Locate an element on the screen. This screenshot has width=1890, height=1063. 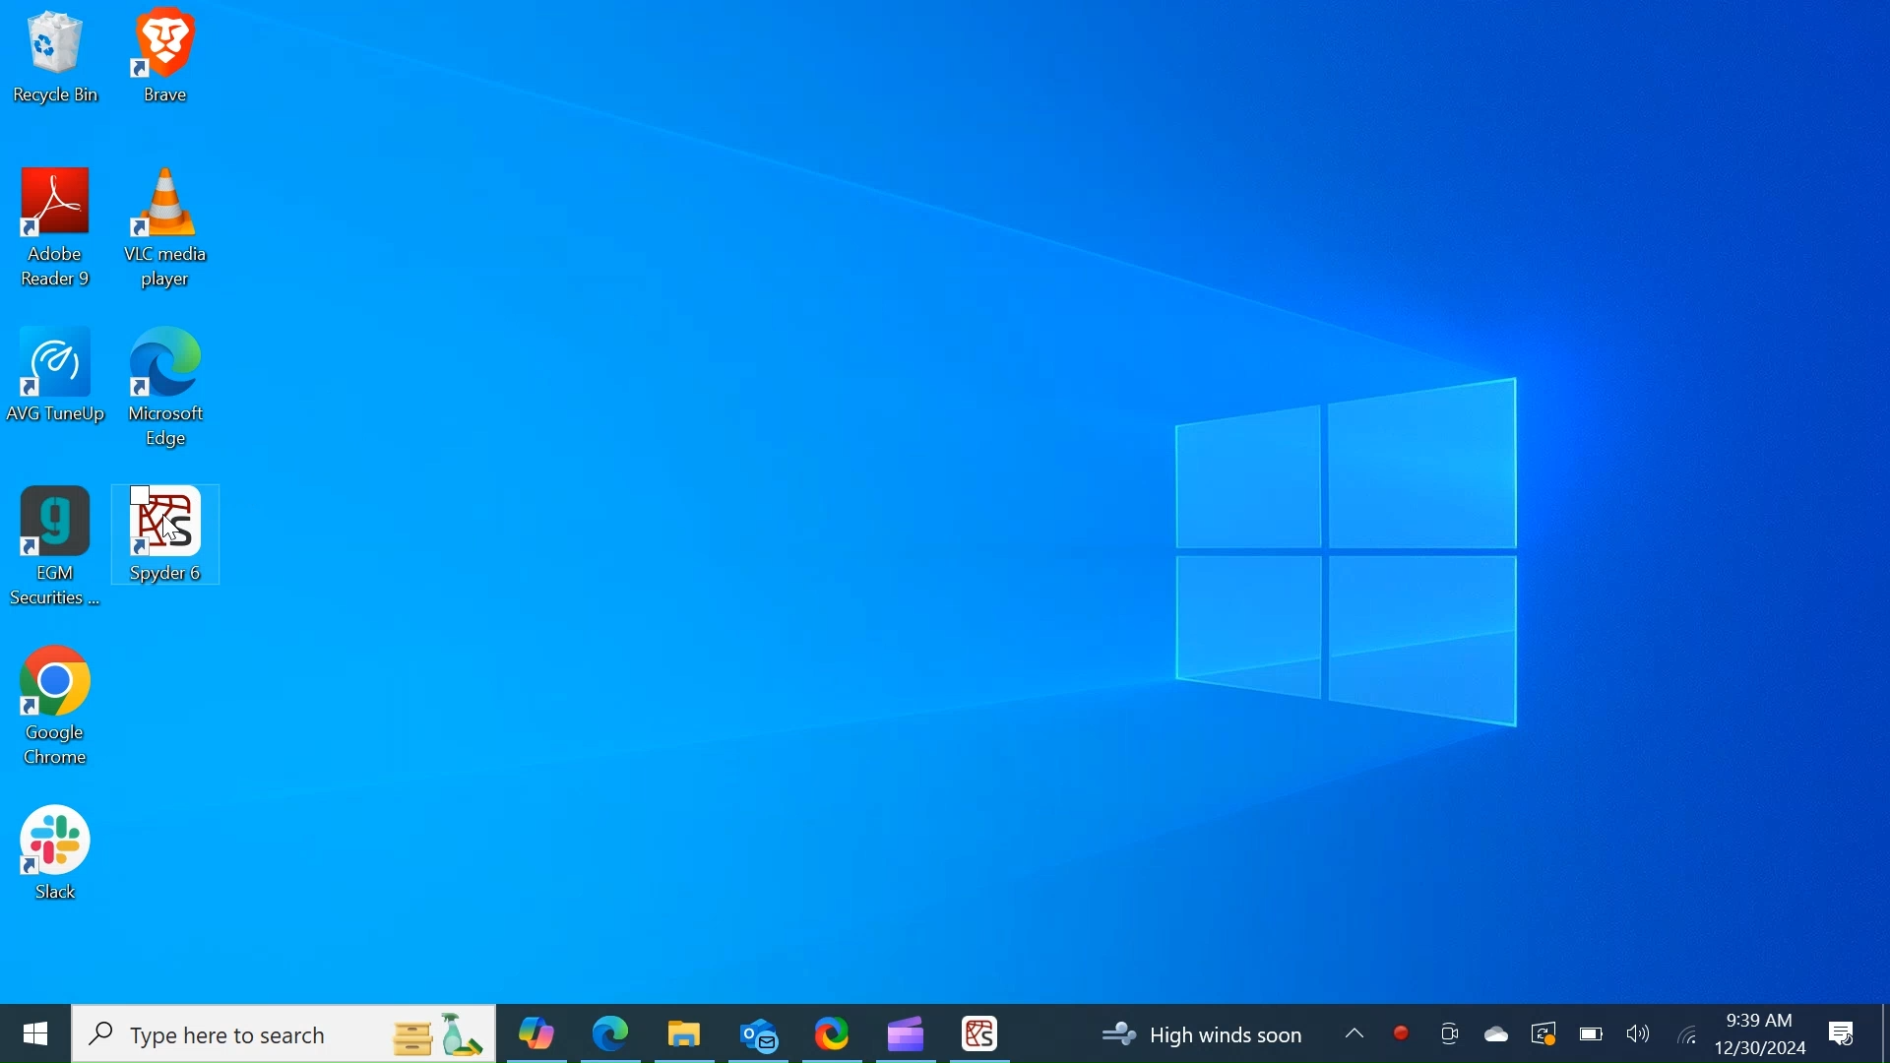
9:39 AM is located at coordinates (1757, 1020).